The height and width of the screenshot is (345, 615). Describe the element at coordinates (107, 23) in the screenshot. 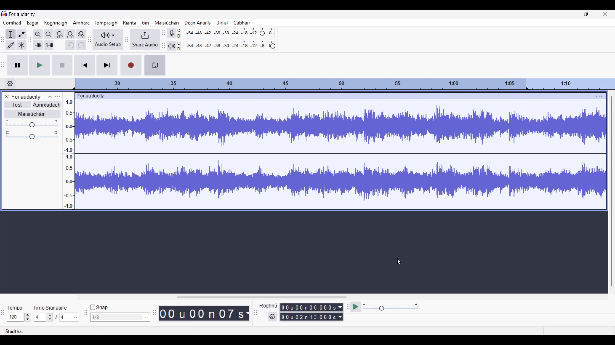

I see `lompraigh` at that location.